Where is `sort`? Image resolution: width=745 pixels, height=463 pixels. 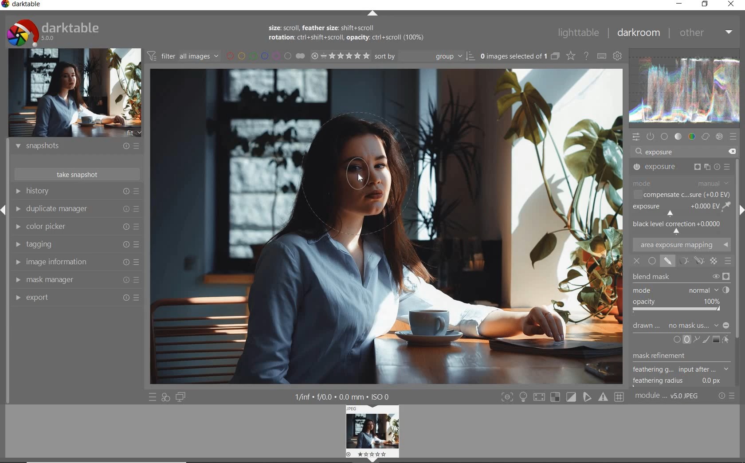
sort is located at coordinates (423, 56).